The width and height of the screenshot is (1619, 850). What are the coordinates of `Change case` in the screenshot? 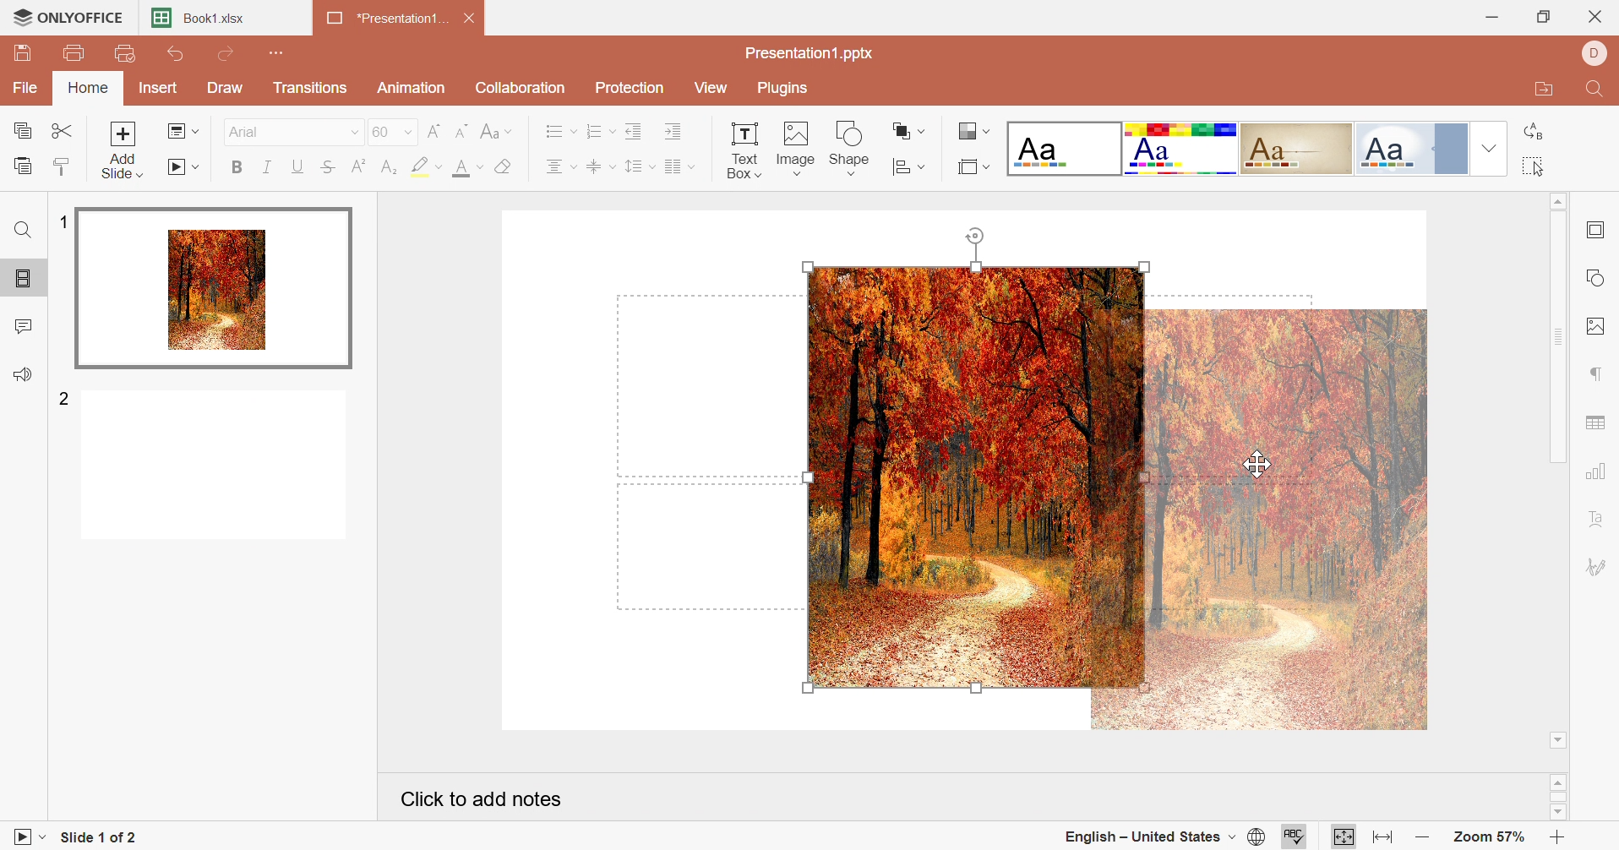 It's located at (500, 133).